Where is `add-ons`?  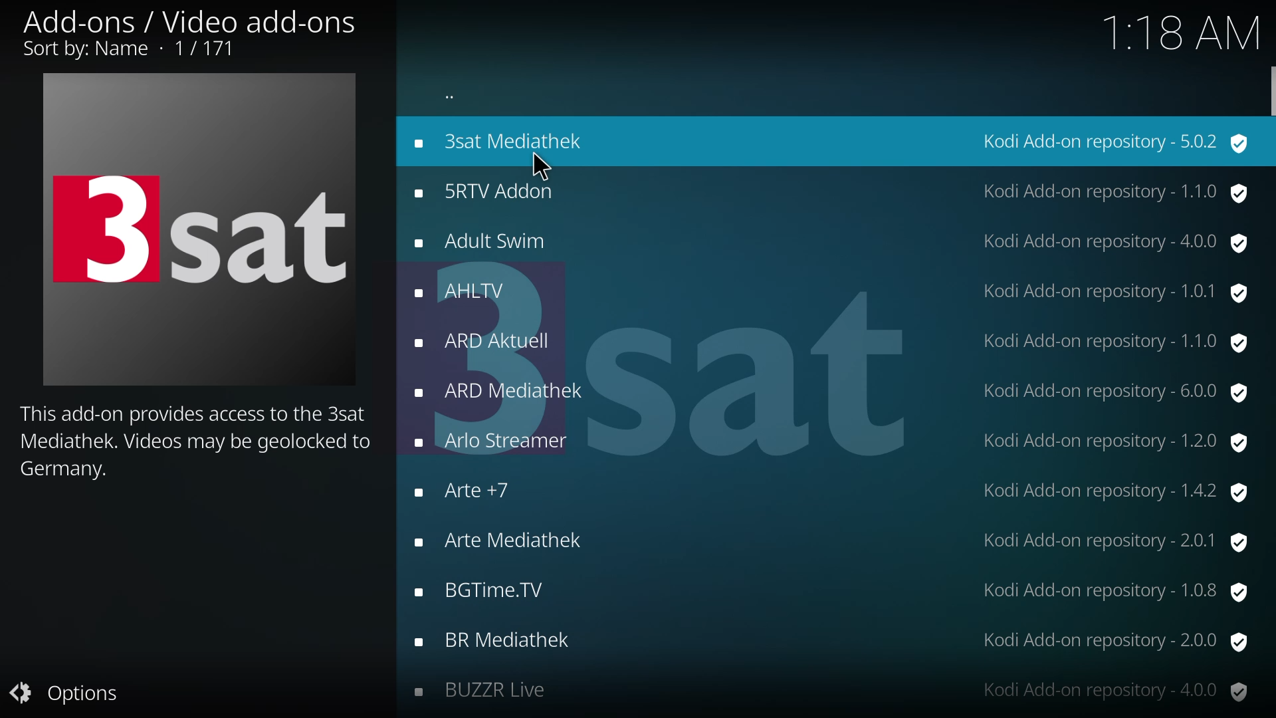 add-ons is located at coordinates (467, 489).